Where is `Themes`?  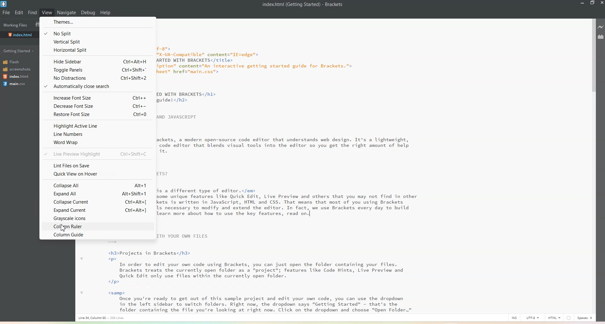 Themes is located at coordinates (97, 22).